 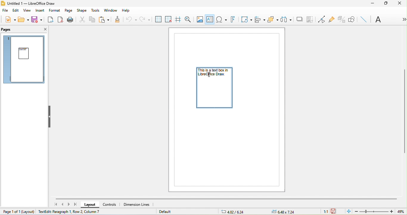 What do you see at coordinates (400, 4) in the screenshot?
I see `close` at bounding box center [400, 4].